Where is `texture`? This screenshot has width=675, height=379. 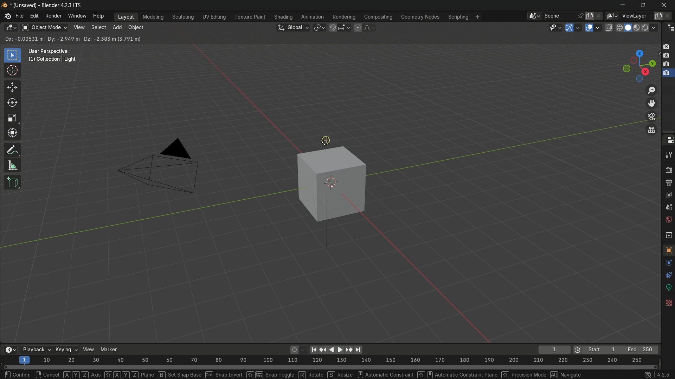
texture is located at coordinates (668, 341).